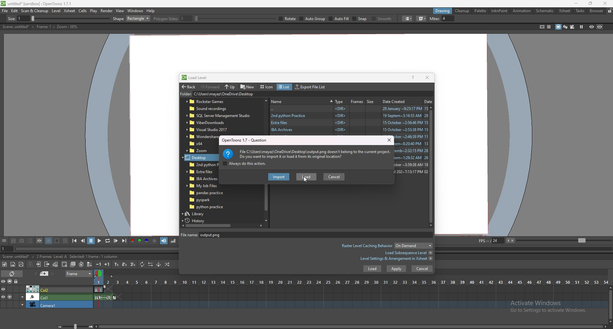  What do you see at coordinates (244, 164) in the screenshot?
I see `always do this action` at bounding box center [244, 164].